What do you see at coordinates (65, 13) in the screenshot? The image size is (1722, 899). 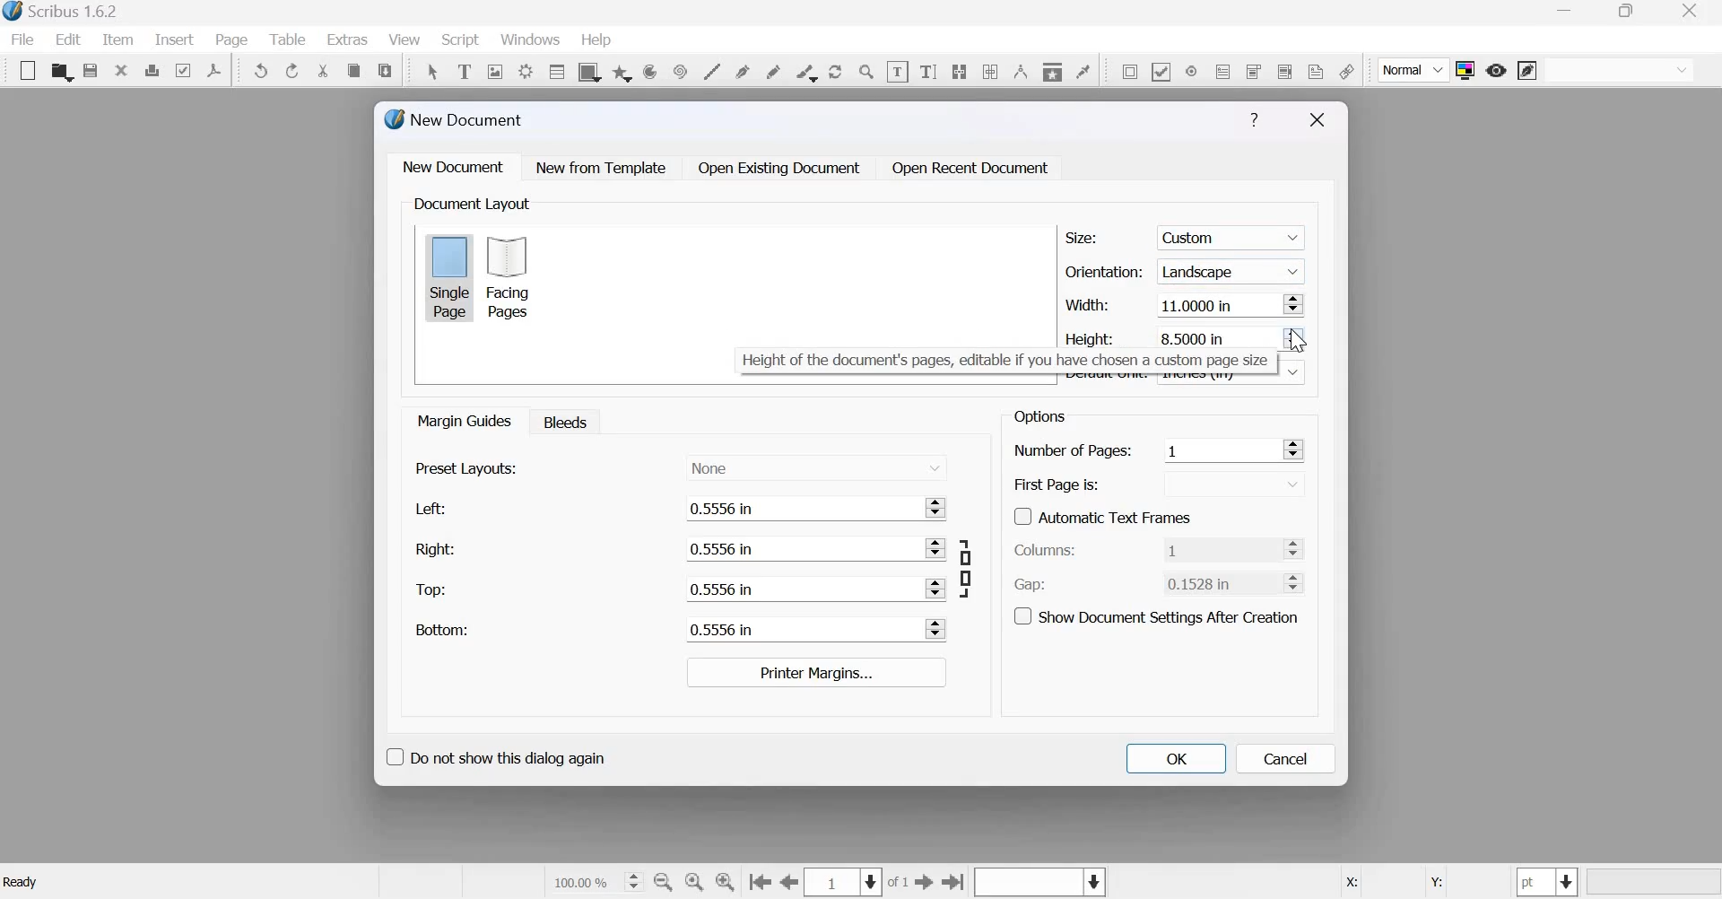 I see `Scribus 1.6.2 - [Document-1]` at bounding box center [65, 13].